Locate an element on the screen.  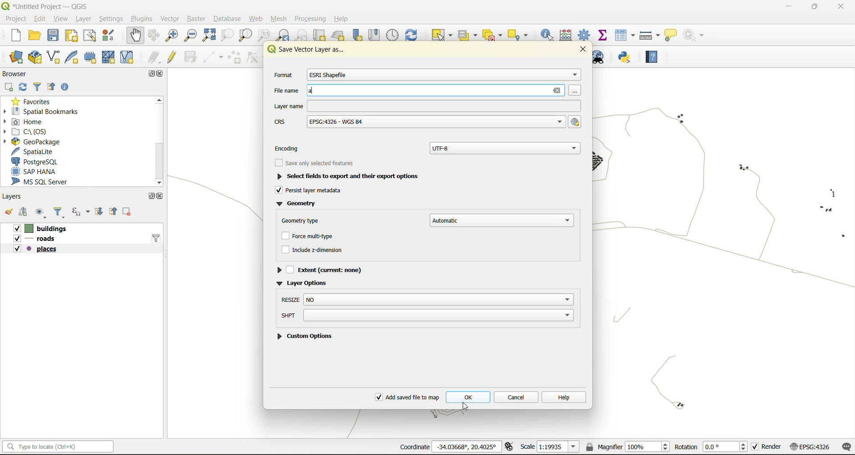
toggle edits is located at coordinates (175, 56).